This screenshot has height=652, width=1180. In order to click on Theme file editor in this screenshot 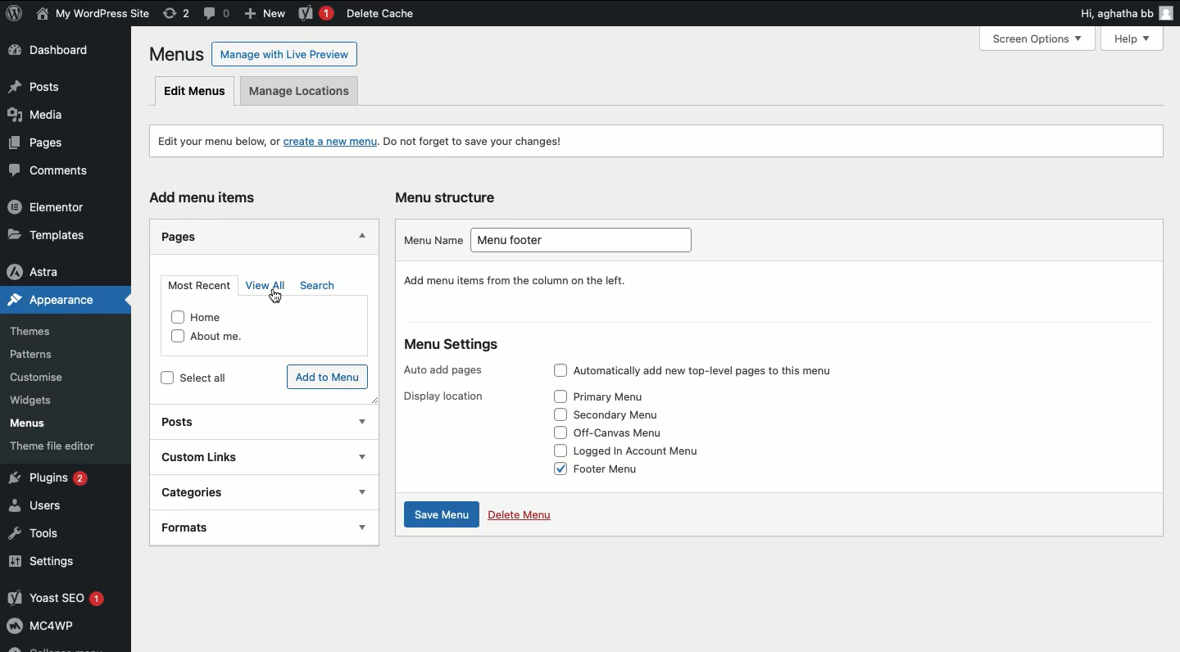, I will do `click(66, 449)`.